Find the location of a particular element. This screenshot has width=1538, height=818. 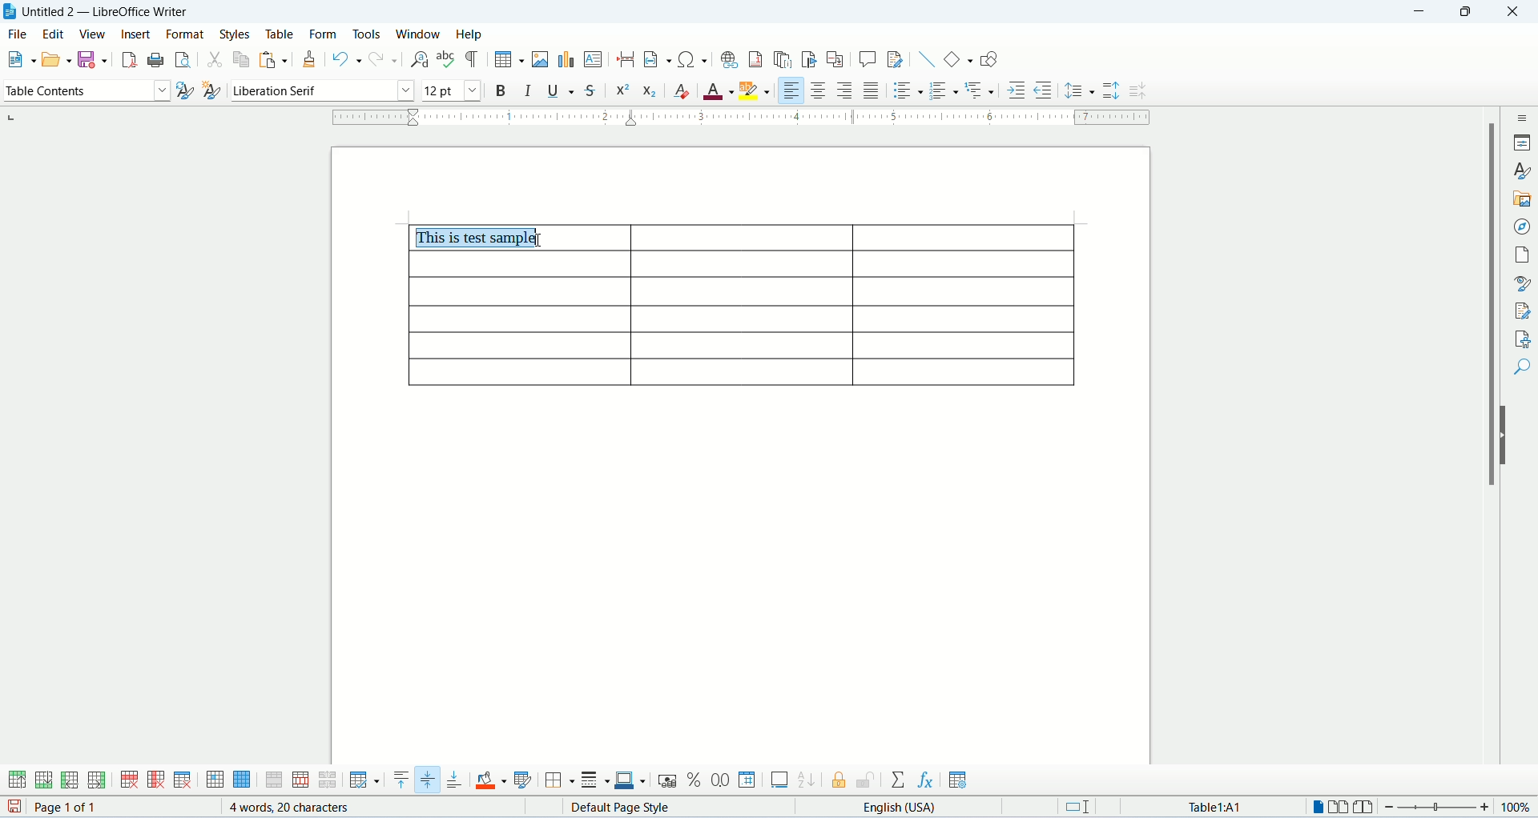

properties is located at coordinates (1524, 143).